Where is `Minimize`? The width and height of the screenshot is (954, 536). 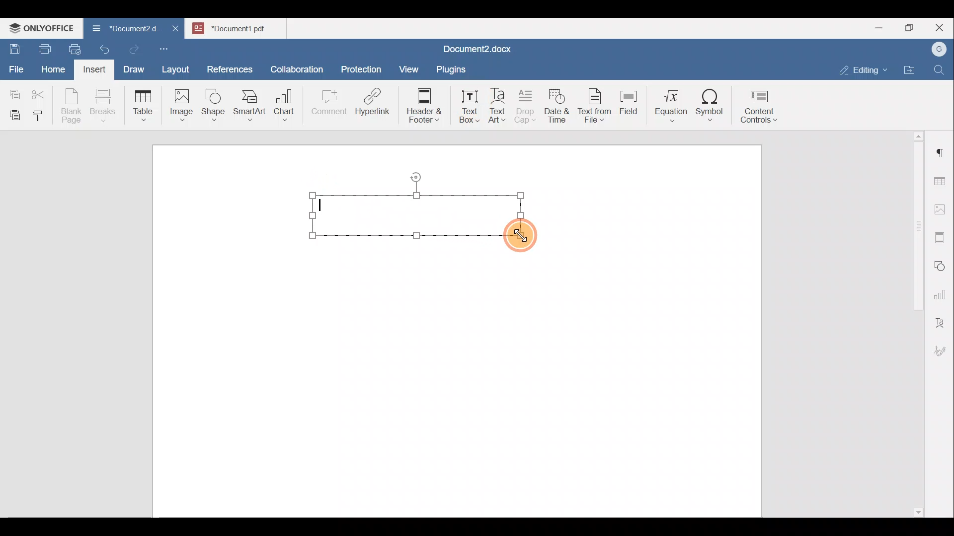
Minimize is located at coordinates (878, 27).